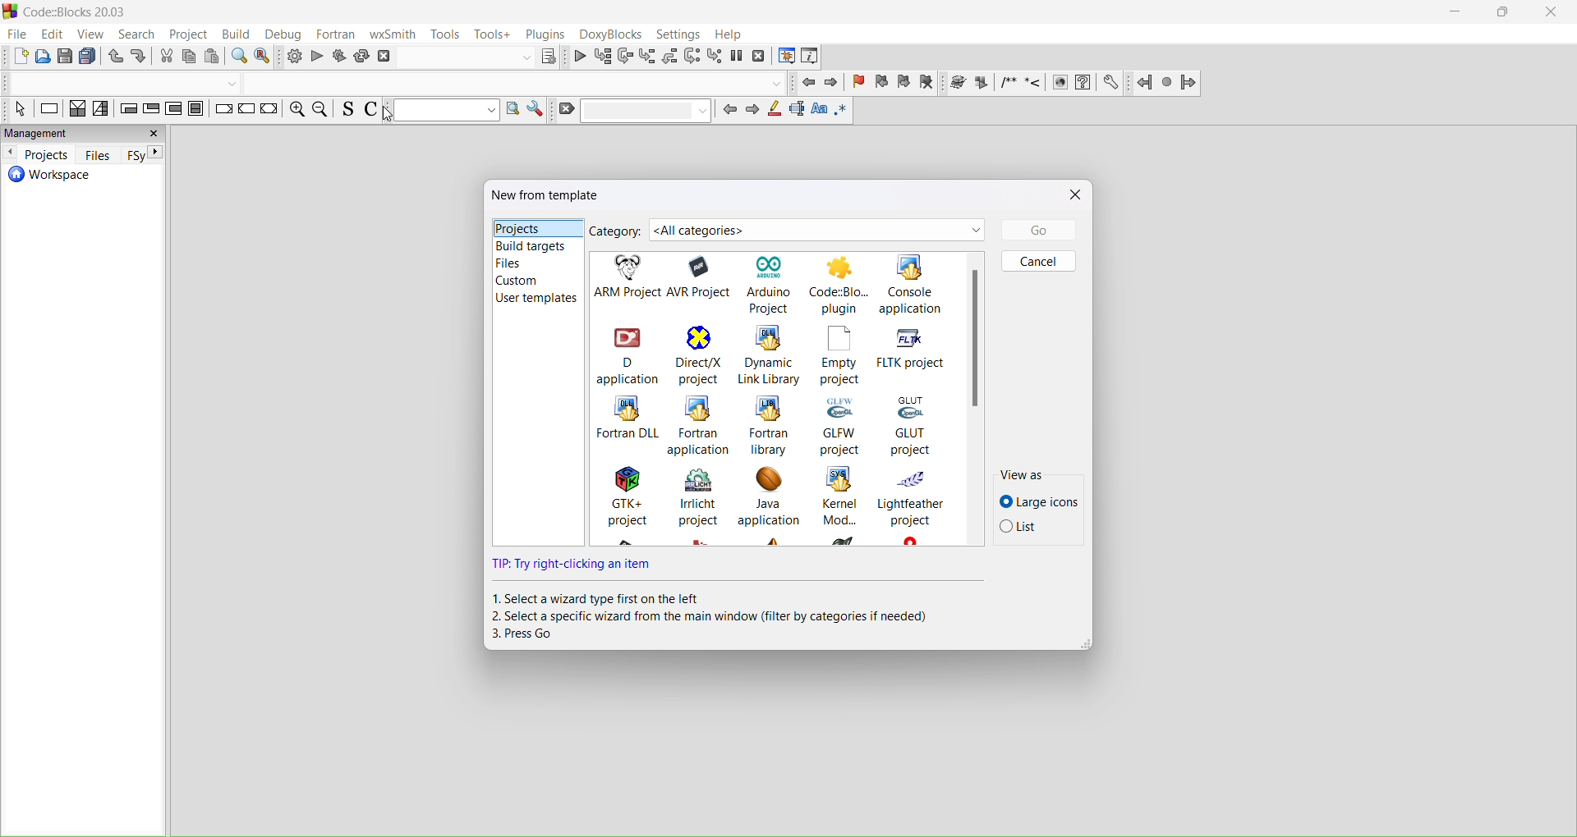 Image resolution: width=1577 pixels, height=837 pixels. Describe the element at coordinates (1036, 499) in the screenshot. I see `large icons` at that location.